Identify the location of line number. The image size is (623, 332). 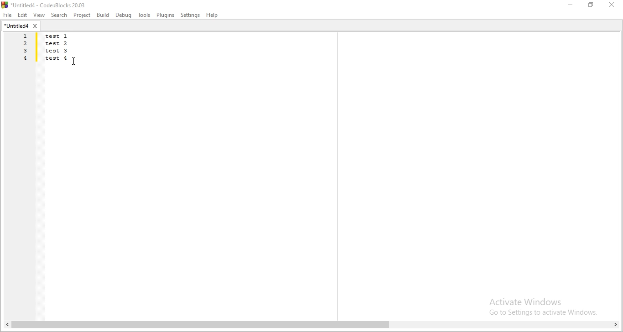
(25, 49).